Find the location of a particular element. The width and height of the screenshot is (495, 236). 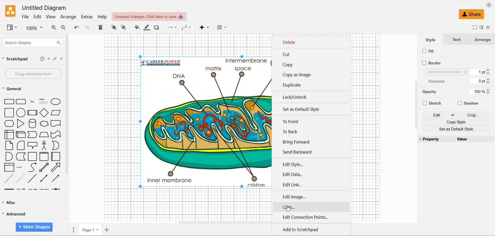

redo is located at coordinates (87, 28).